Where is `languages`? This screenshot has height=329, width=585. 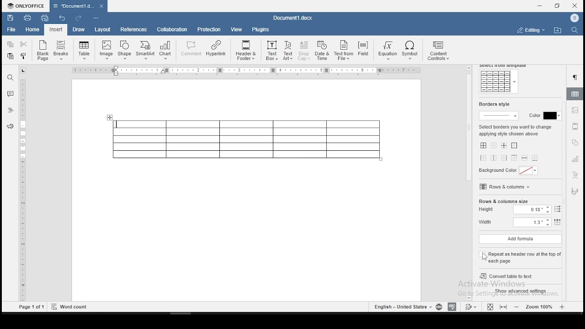 languages is located at coordinates (406, 306).